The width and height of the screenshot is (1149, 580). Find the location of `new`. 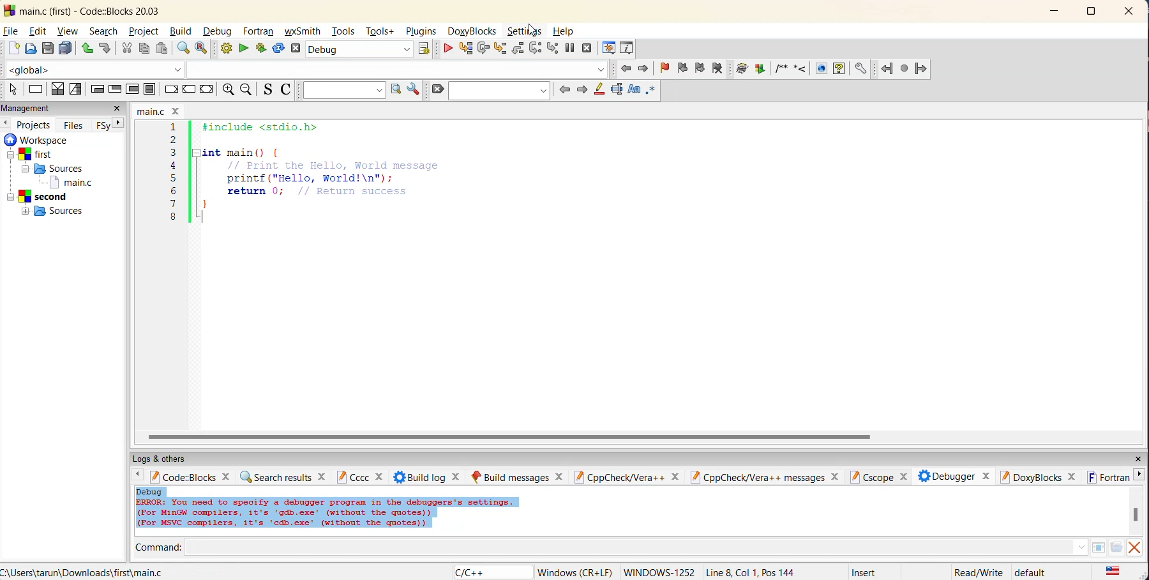

new is located at coordinates (11, 49).